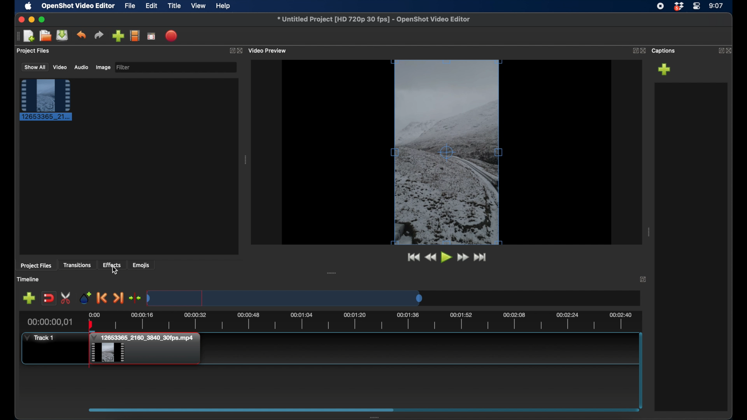  I want to click on drag handle, so click(245, 160).